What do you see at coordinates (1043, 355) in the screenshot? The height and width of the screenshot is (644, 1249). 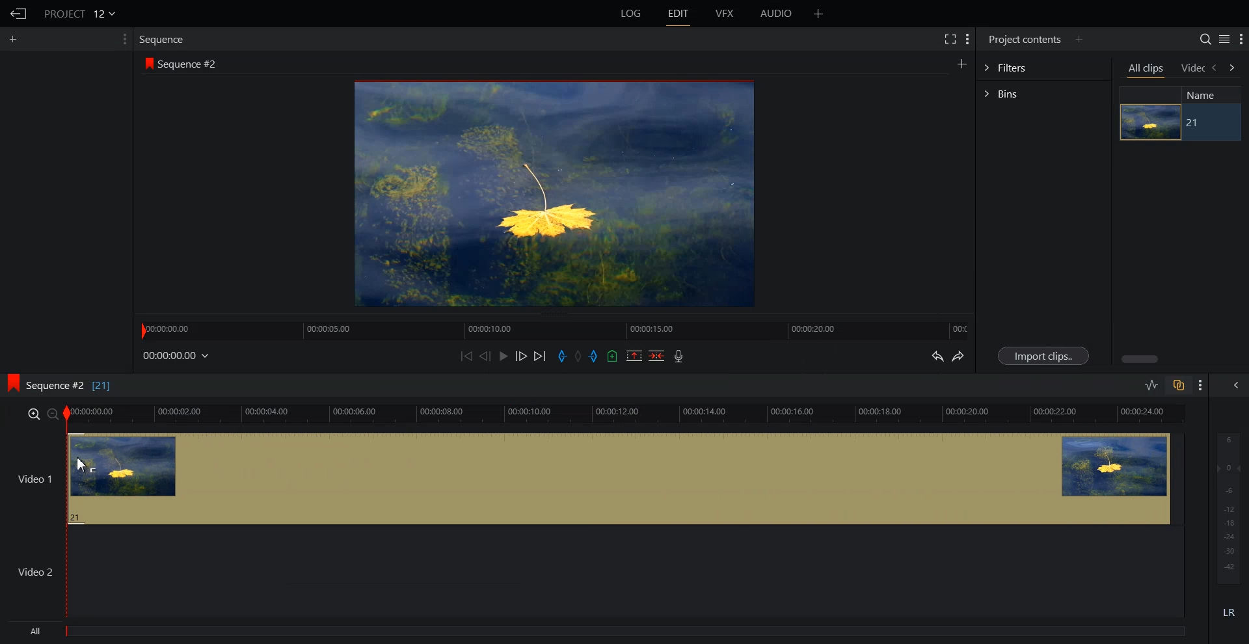 I see `Import Clips` at bounding box center [1043, 355].